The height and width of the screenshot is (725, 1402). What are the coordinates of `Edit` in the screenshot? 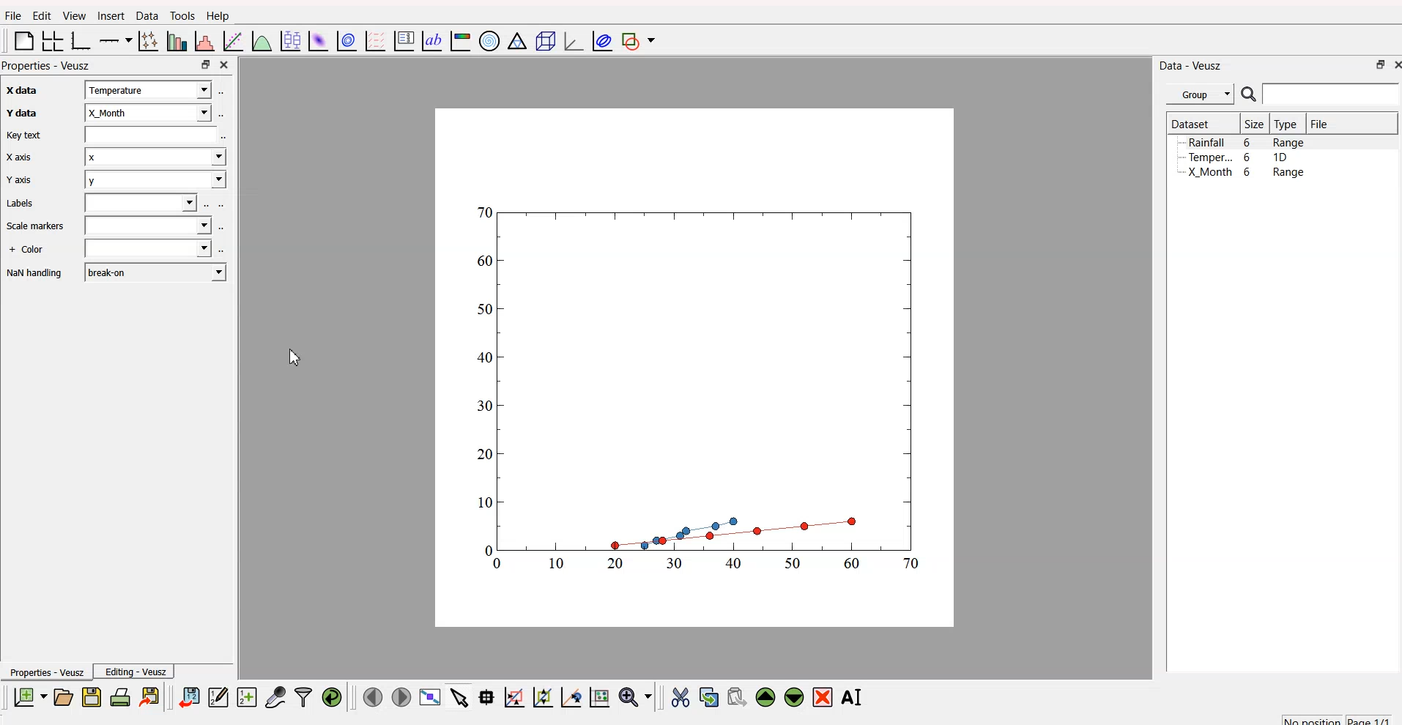 It's located at (40, 15).